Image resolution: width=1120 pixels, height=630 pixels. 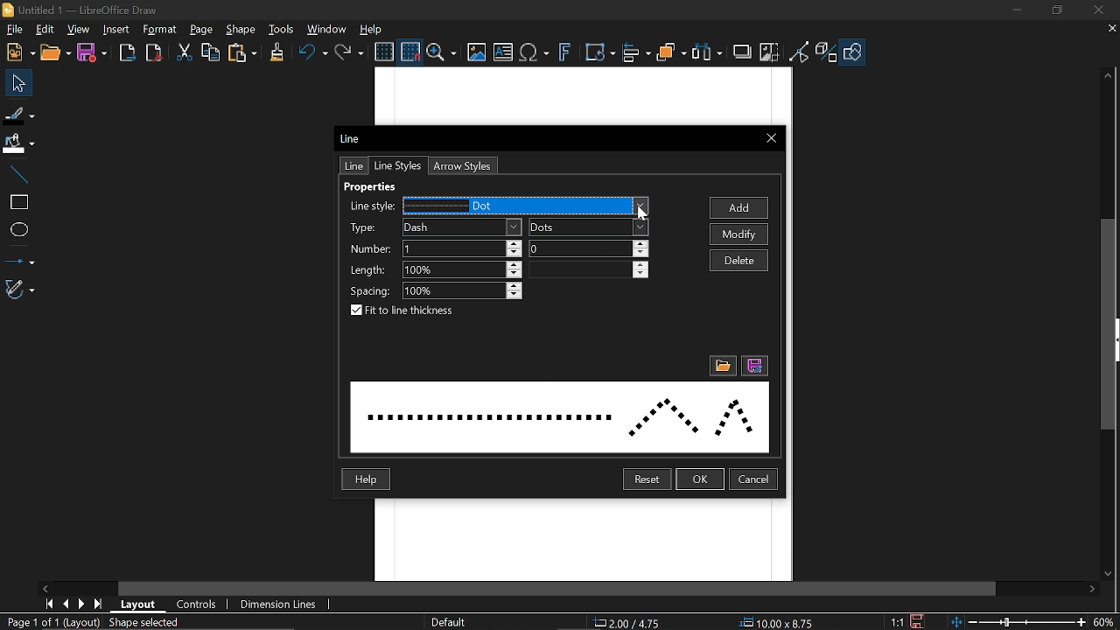 What do you see at coordinates (701, 479) in the screenshot?
I see `Ok` at bounding box center [701, 479].